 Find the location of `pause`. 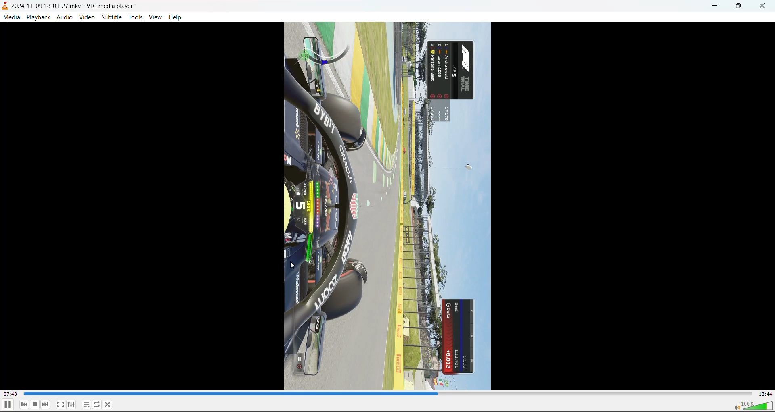

pause is located at coordinates (7, 405).